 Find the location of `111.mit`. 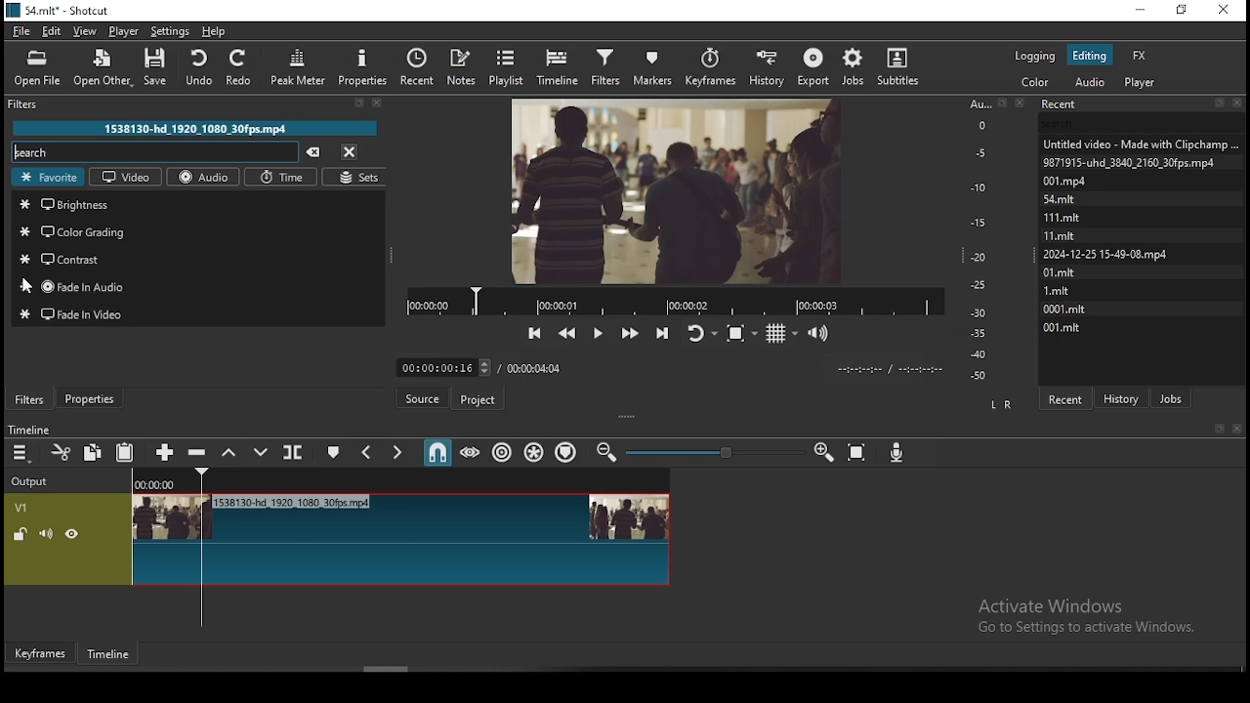

111.mit is located at coordinates (1074, 217).